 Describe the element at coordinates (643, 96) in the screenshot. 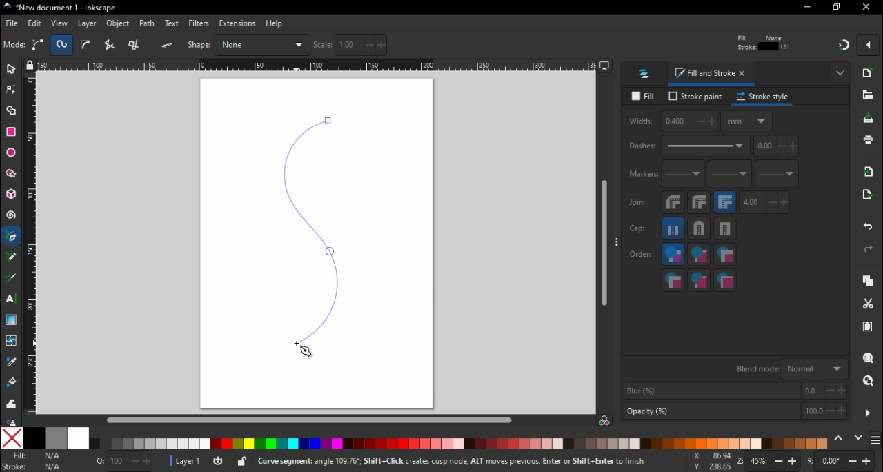

I see `fill` at that location.